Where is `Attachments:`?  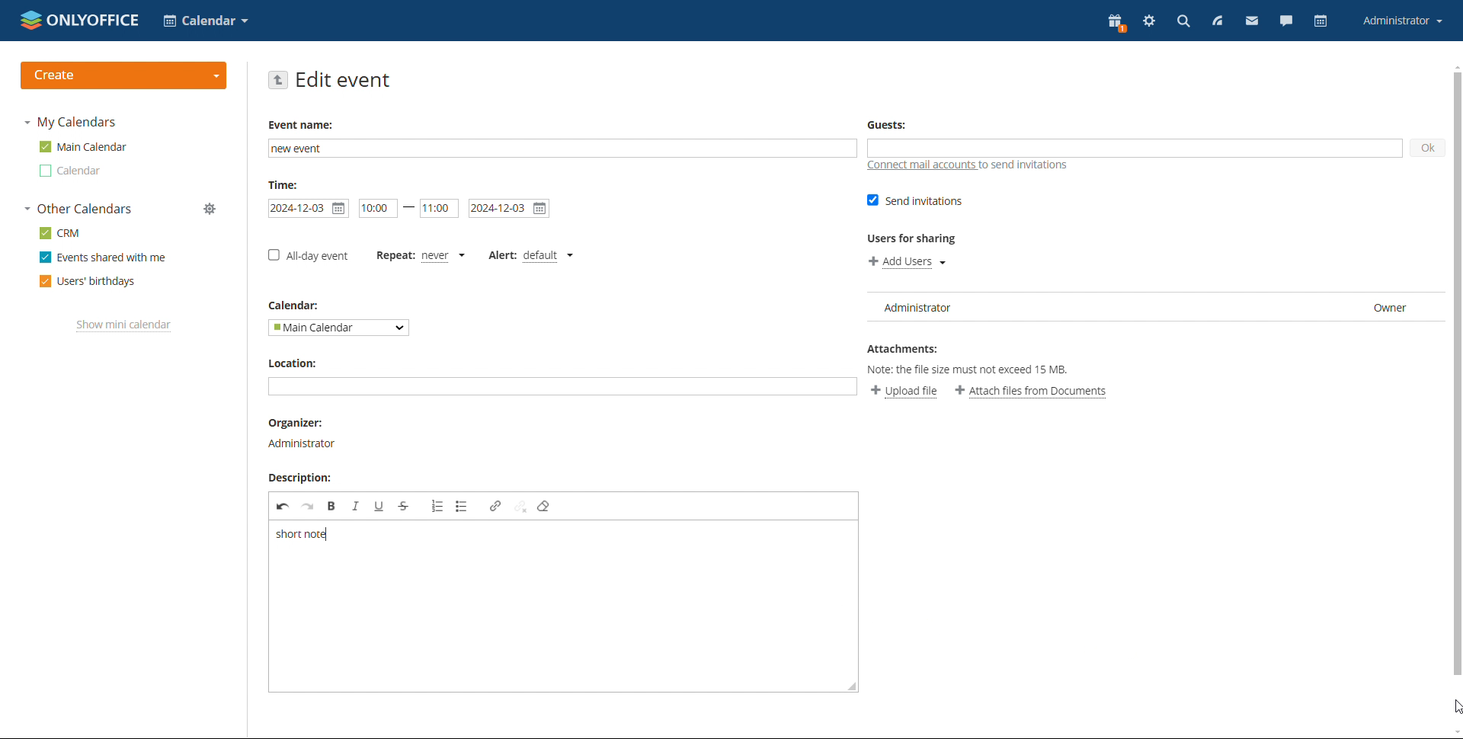
Attachments: is located at coordinates (904, 347).